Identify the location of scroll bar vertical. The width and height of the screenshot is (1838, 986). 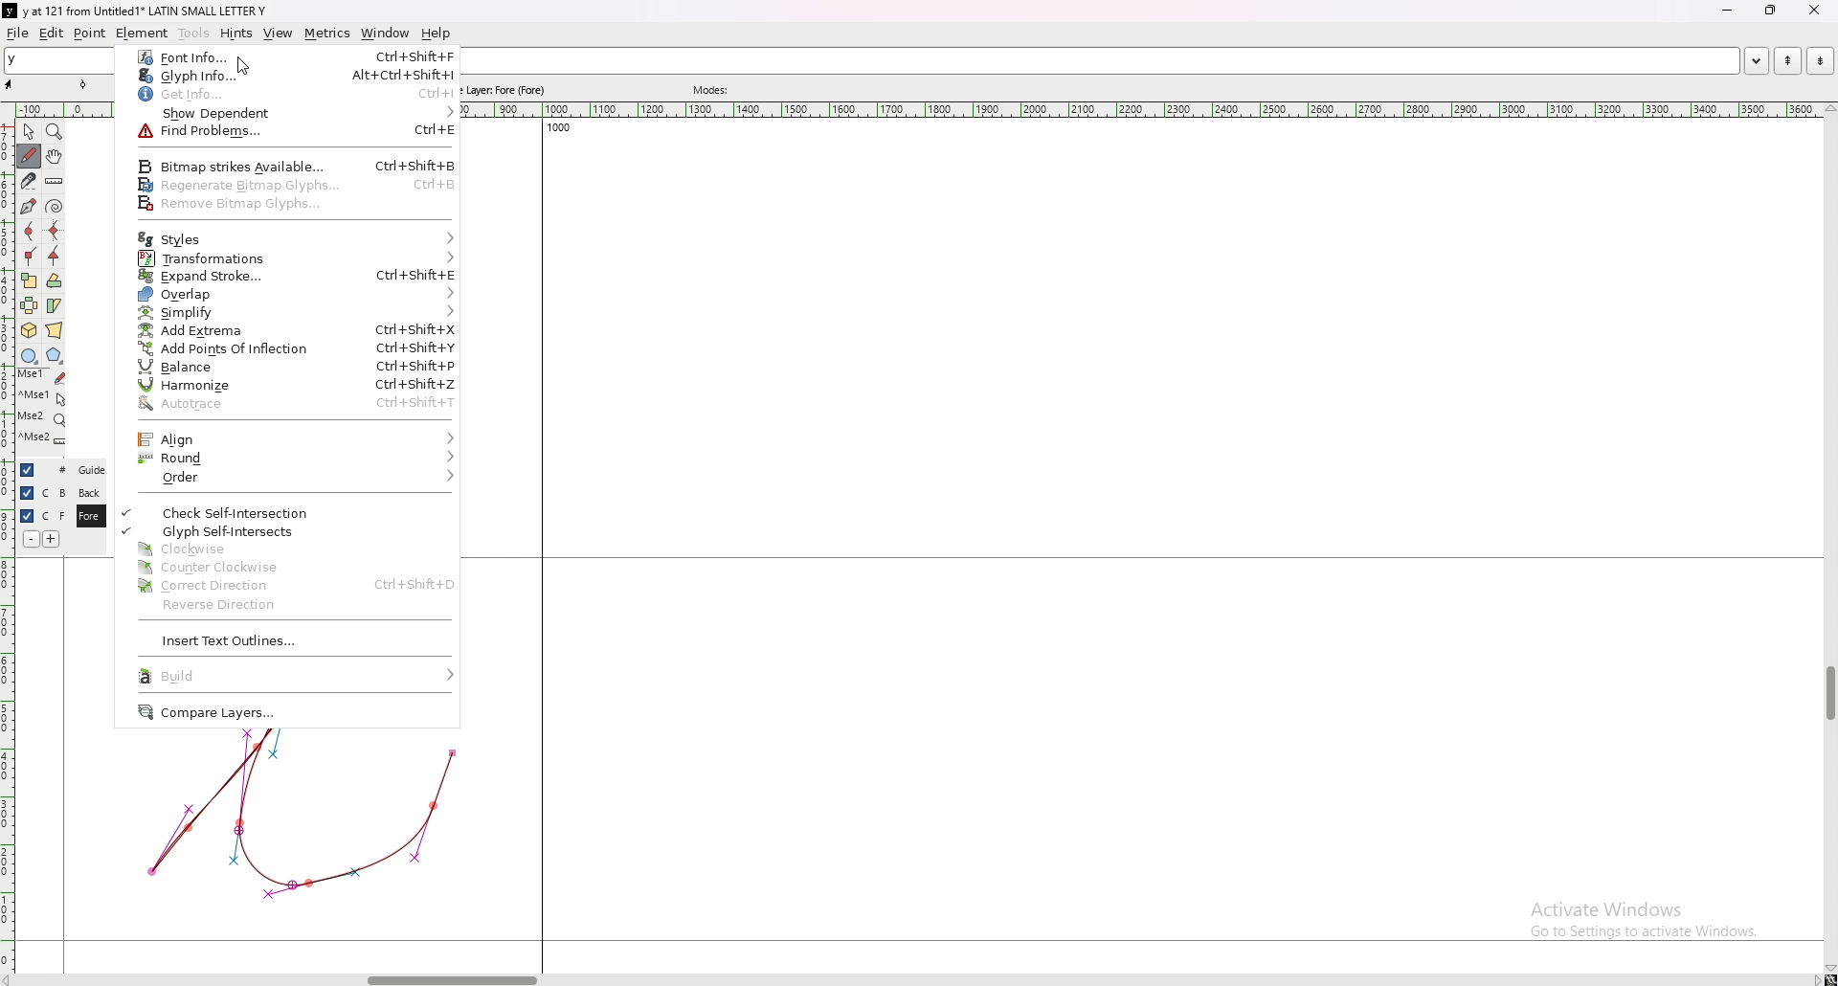
(1829, 694).